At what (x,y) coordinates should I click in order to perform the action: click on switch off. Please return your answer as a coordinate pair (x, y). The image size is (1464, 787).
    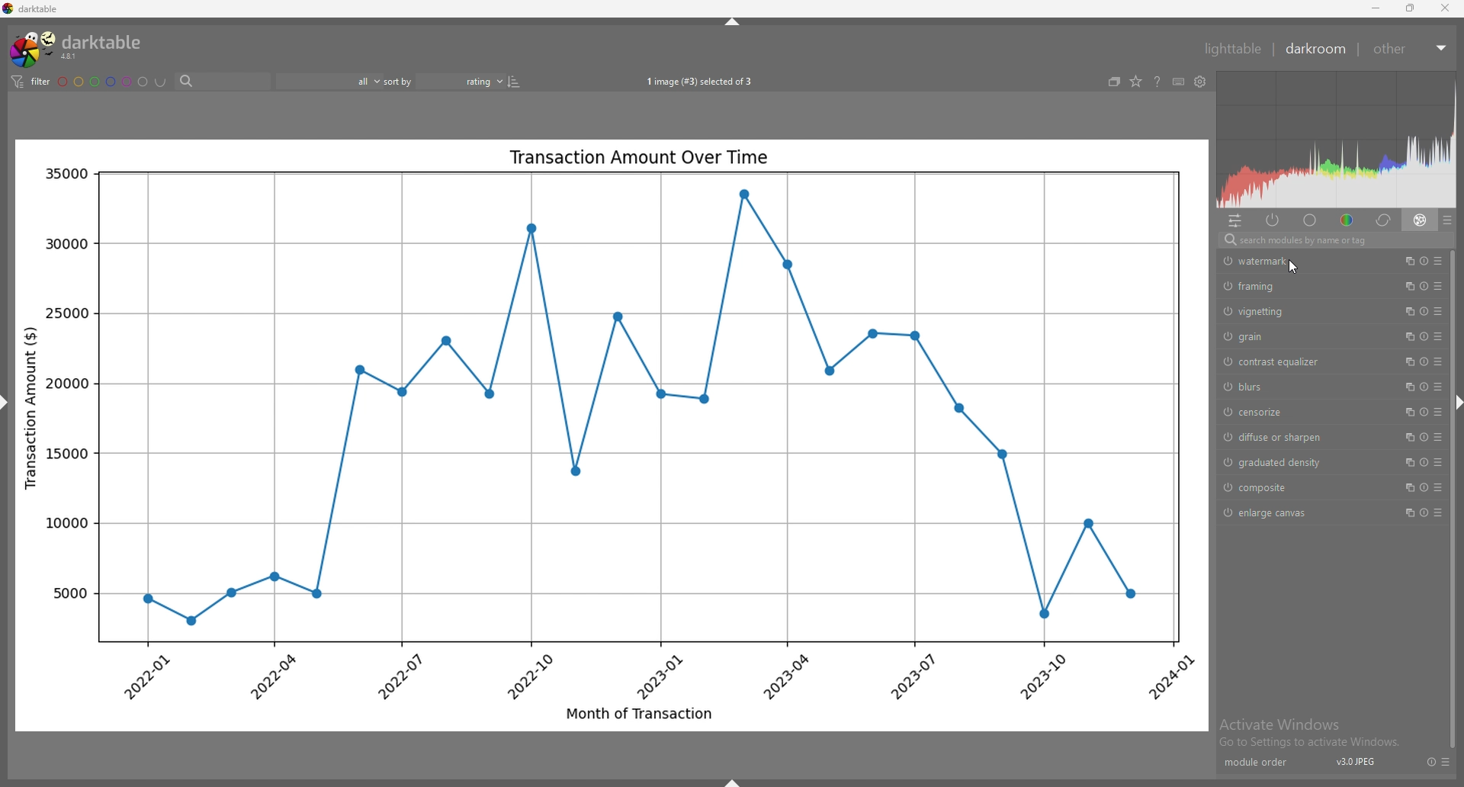
    Looking at the image, I should click on (1228, 487).